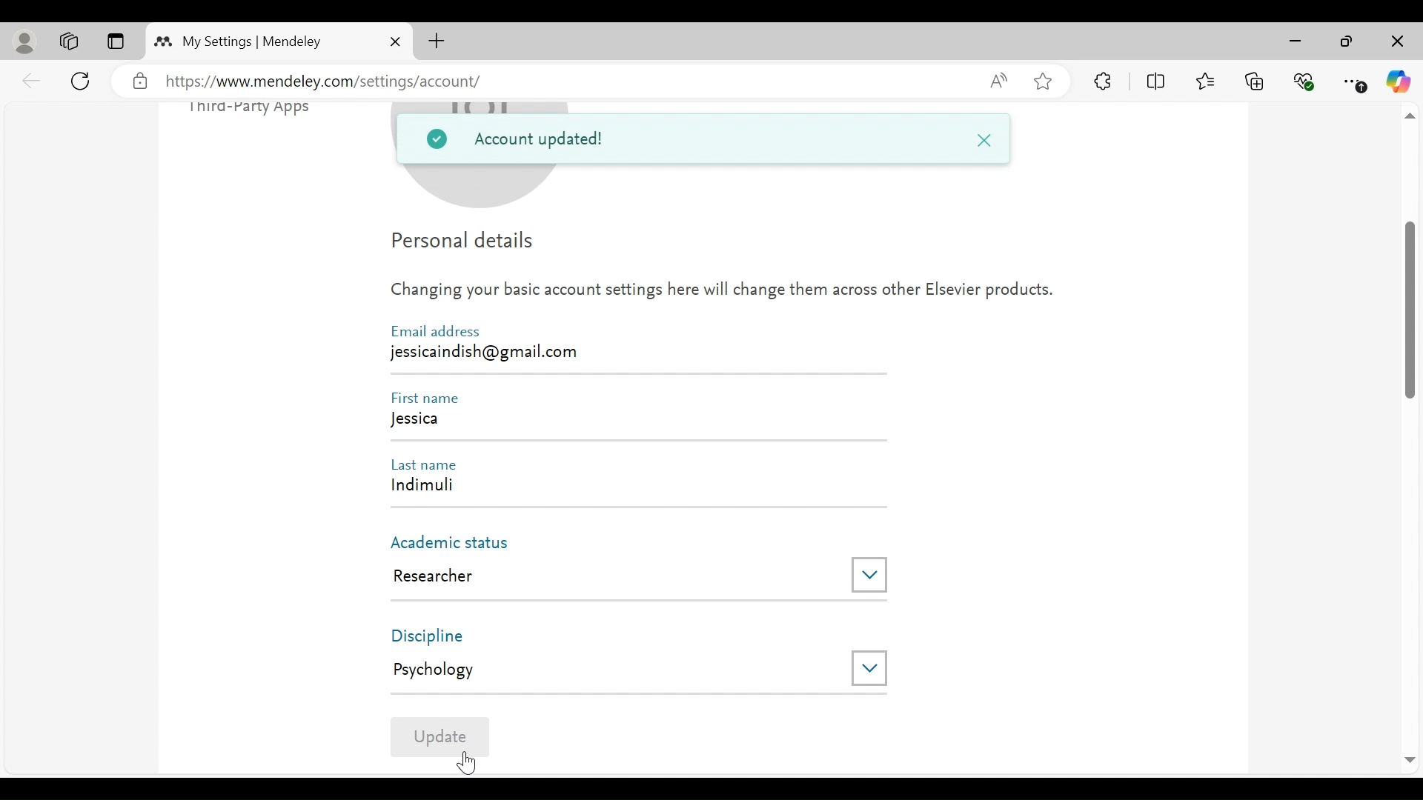 Image resolution: width=1423 pixels, height=800 pixels. Describe the element at coordinates (32, 80) in the screenshot. I see `back` at that location.